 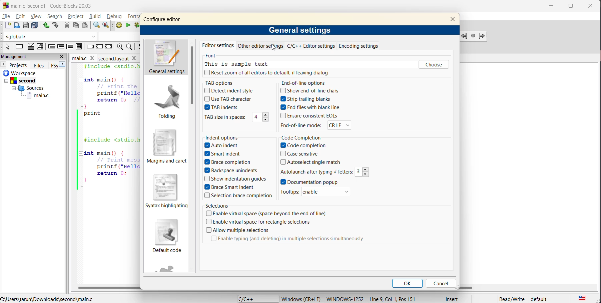 I want to click on app name and file name, so click(x=59, y=5).